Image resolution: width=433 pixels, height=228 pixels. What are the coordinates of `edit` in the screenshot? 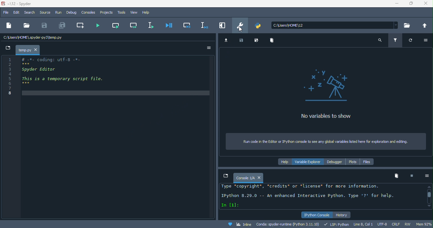 It's located at (17, 13).